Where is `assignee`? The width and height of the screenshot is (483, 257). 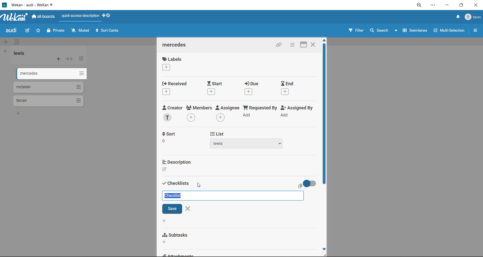 assignee is located at coordinates (229, 114).